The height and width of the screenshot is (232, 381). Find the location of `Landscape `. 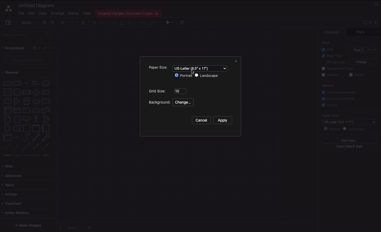

Landscape  is located at coordinates (355, 129).